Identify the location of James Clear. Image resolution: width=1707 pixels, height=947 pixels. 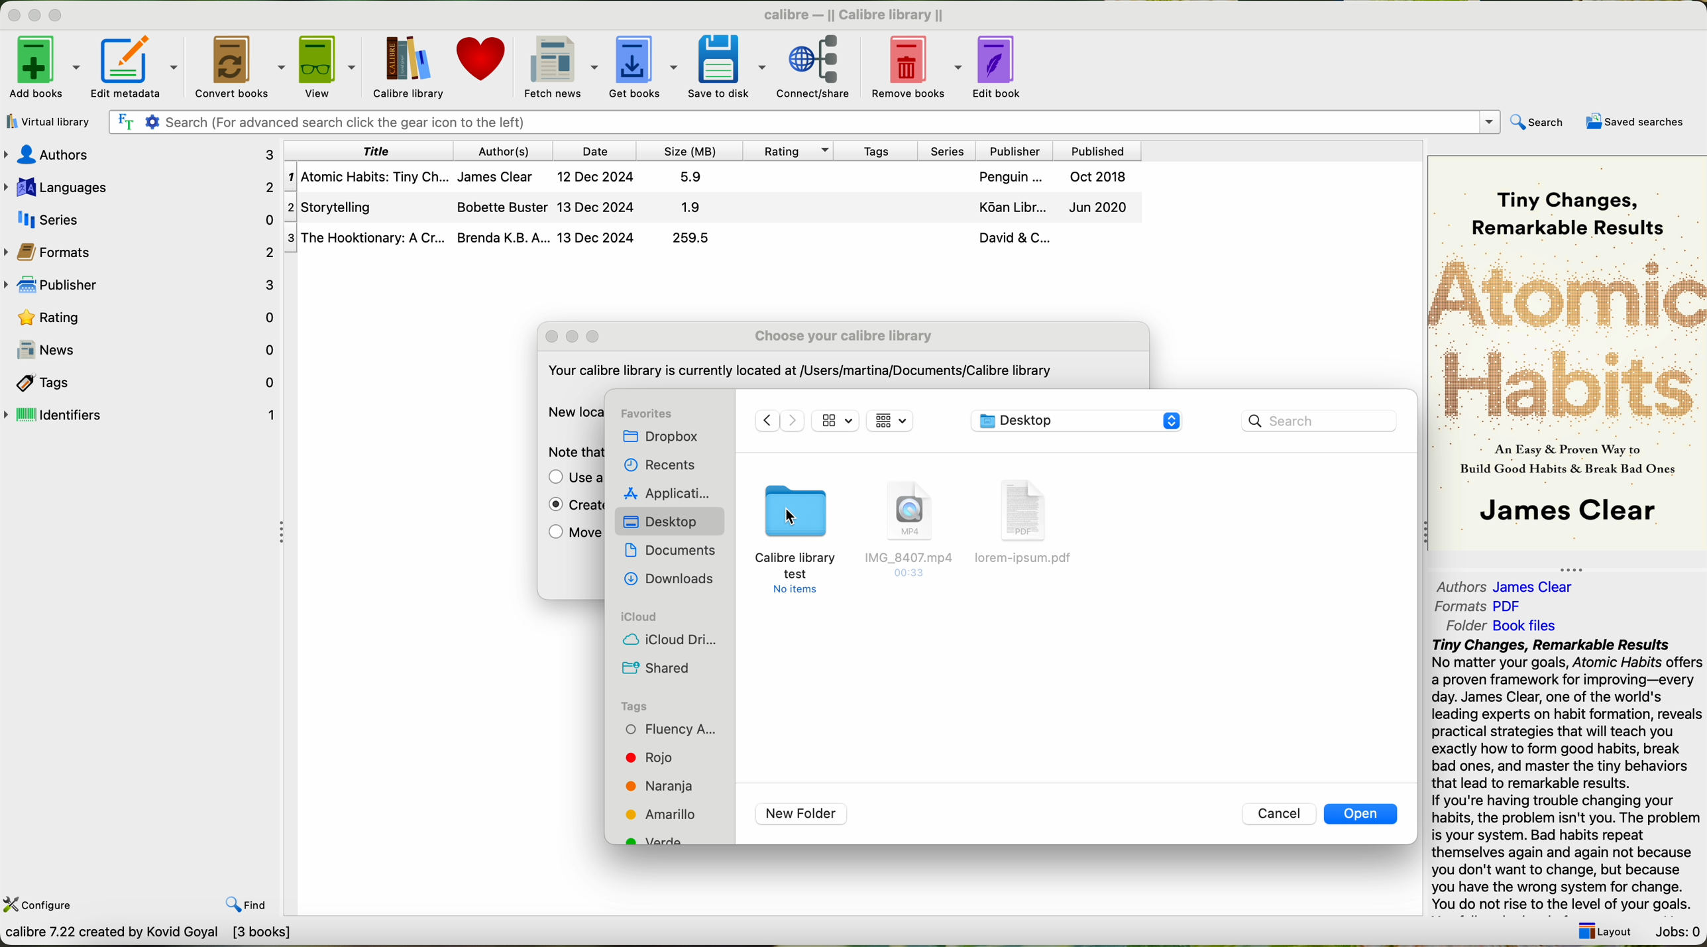
(1566, 513).